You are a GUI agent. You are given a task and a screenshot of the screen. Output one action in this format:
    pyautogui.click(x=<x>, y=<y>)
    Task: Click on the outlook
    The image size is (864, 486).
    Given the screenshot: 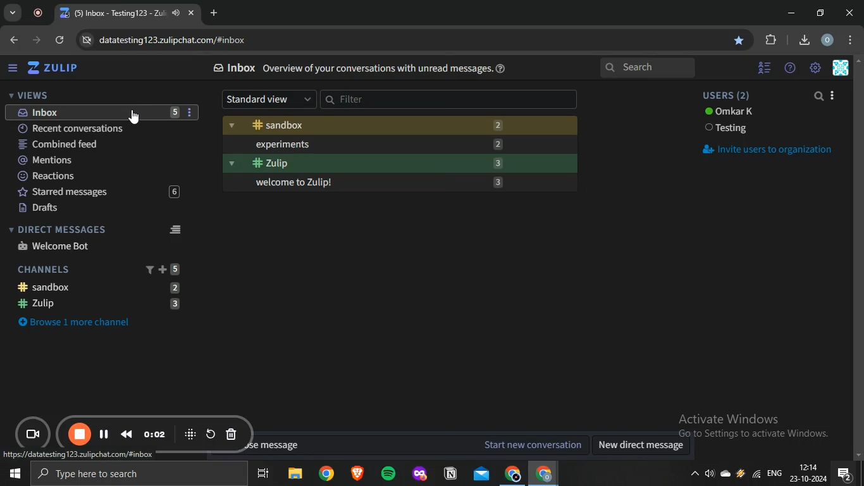 What is the action you would take?
    pyautogui.click(x=482, y=473)
    